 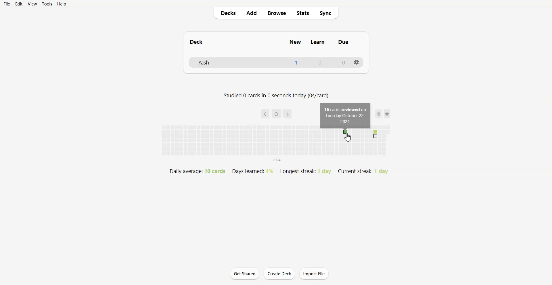 I want to click on Edit, so click(x=18, y=4).